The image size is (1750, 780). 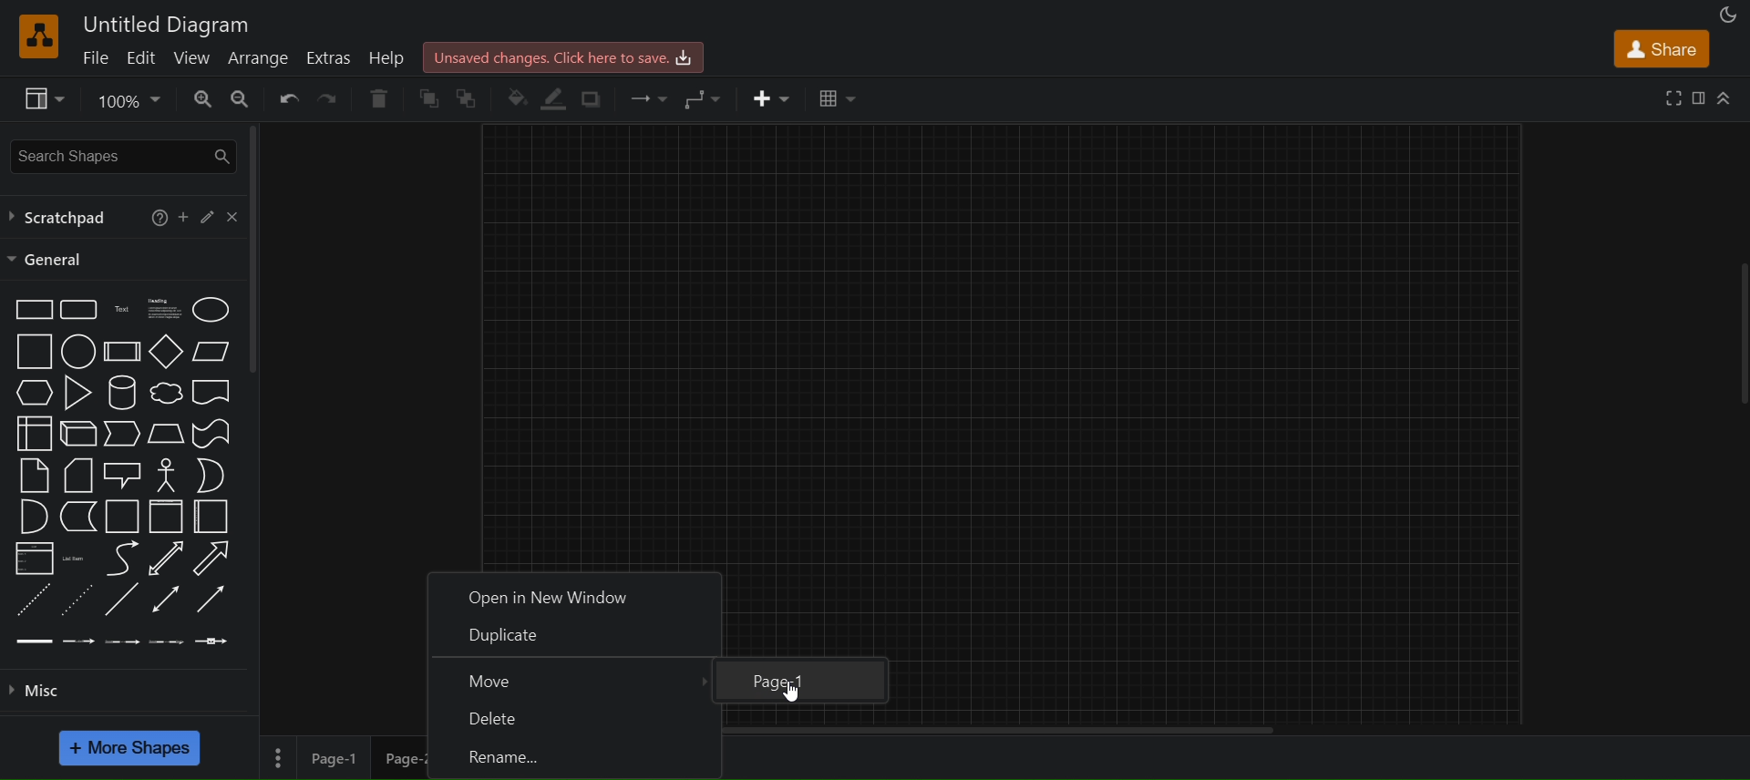 What do you see at coordinates (211, 557) in the screenshot?
I see `arrow` at bounding box center [211, 557].